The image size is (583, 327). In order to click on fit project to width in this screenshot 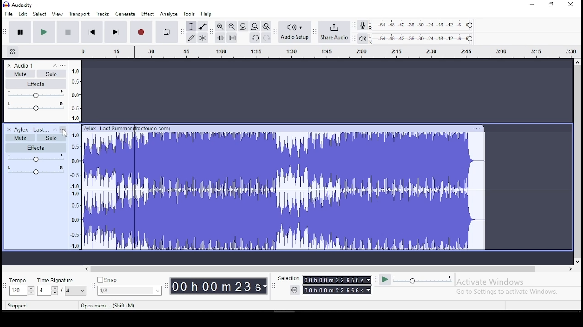, I will do `click(255, 26)`.